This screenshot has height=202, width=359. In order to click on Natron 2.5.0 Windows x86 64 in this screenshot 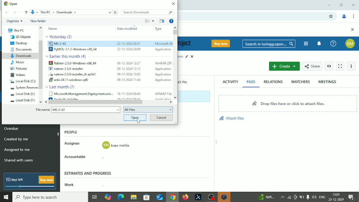, I will do `click(72, 63)`.